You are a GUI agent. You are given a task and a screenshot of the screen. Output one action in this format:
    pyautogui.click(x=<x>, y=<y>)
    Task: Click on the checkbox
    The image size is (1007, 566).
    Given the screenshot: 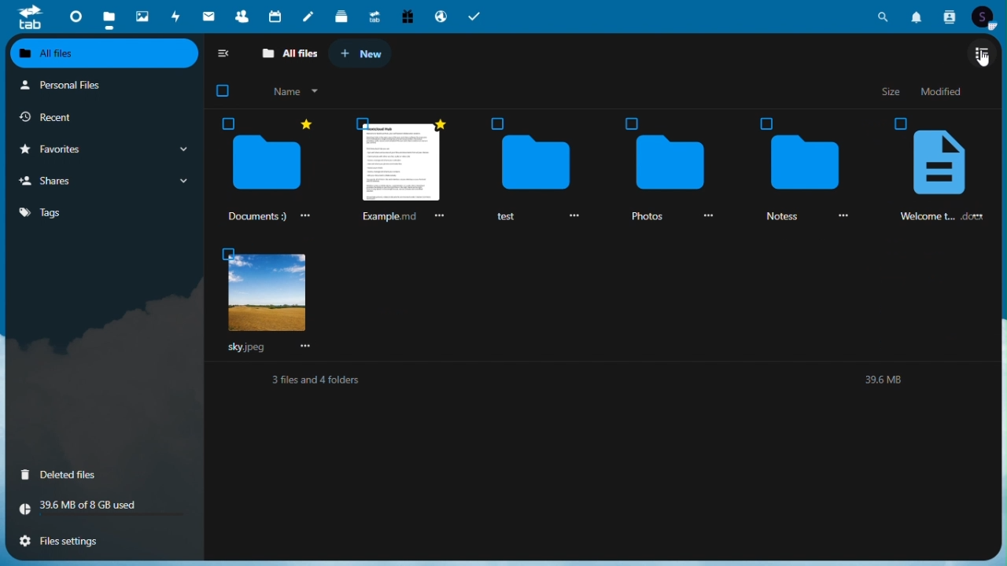 What is the action you would take?
    pyautogui.click(x=229, y=123)
    